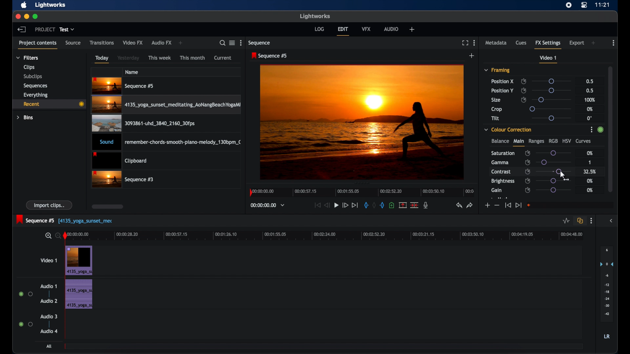 The width and height of the screenshot is (630, 354). Describe the element at coordinates (518, 143) in the screenshot. I see `main` at that location.